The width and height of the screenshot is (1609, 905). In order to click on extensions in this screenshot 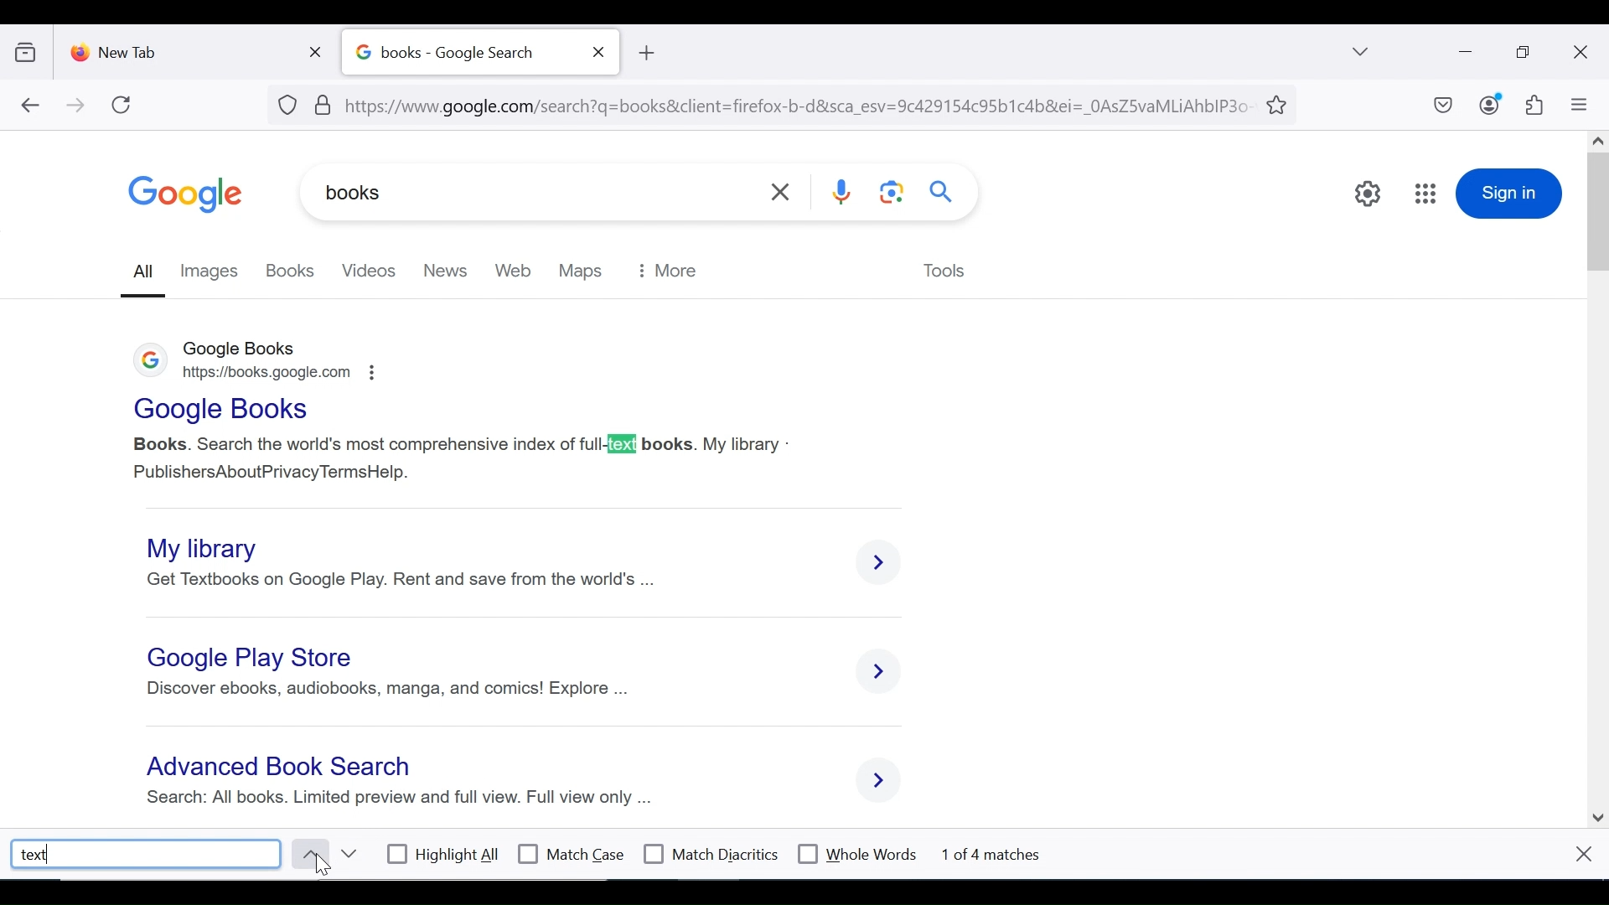, I will do `click(1533, 106)`.